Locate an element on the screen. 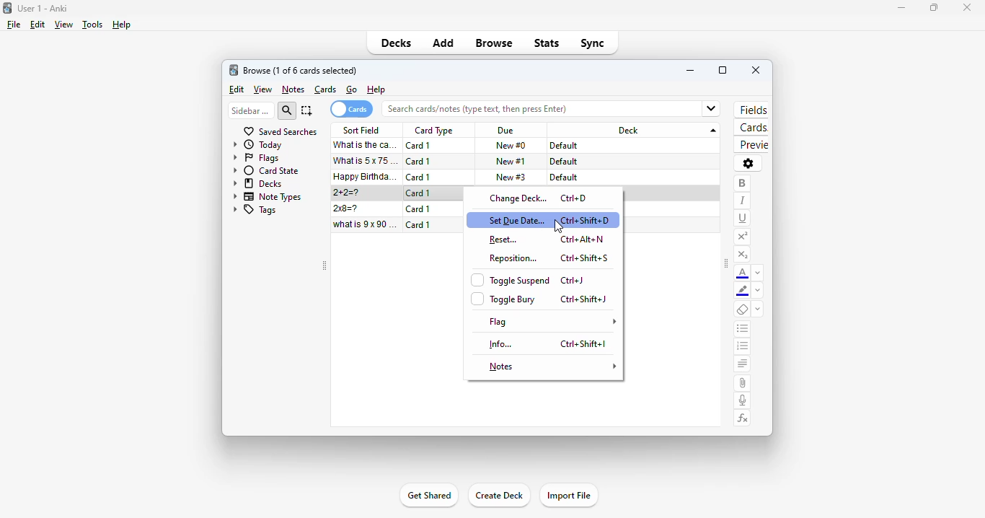  decks is located at coordinates (397, 43).